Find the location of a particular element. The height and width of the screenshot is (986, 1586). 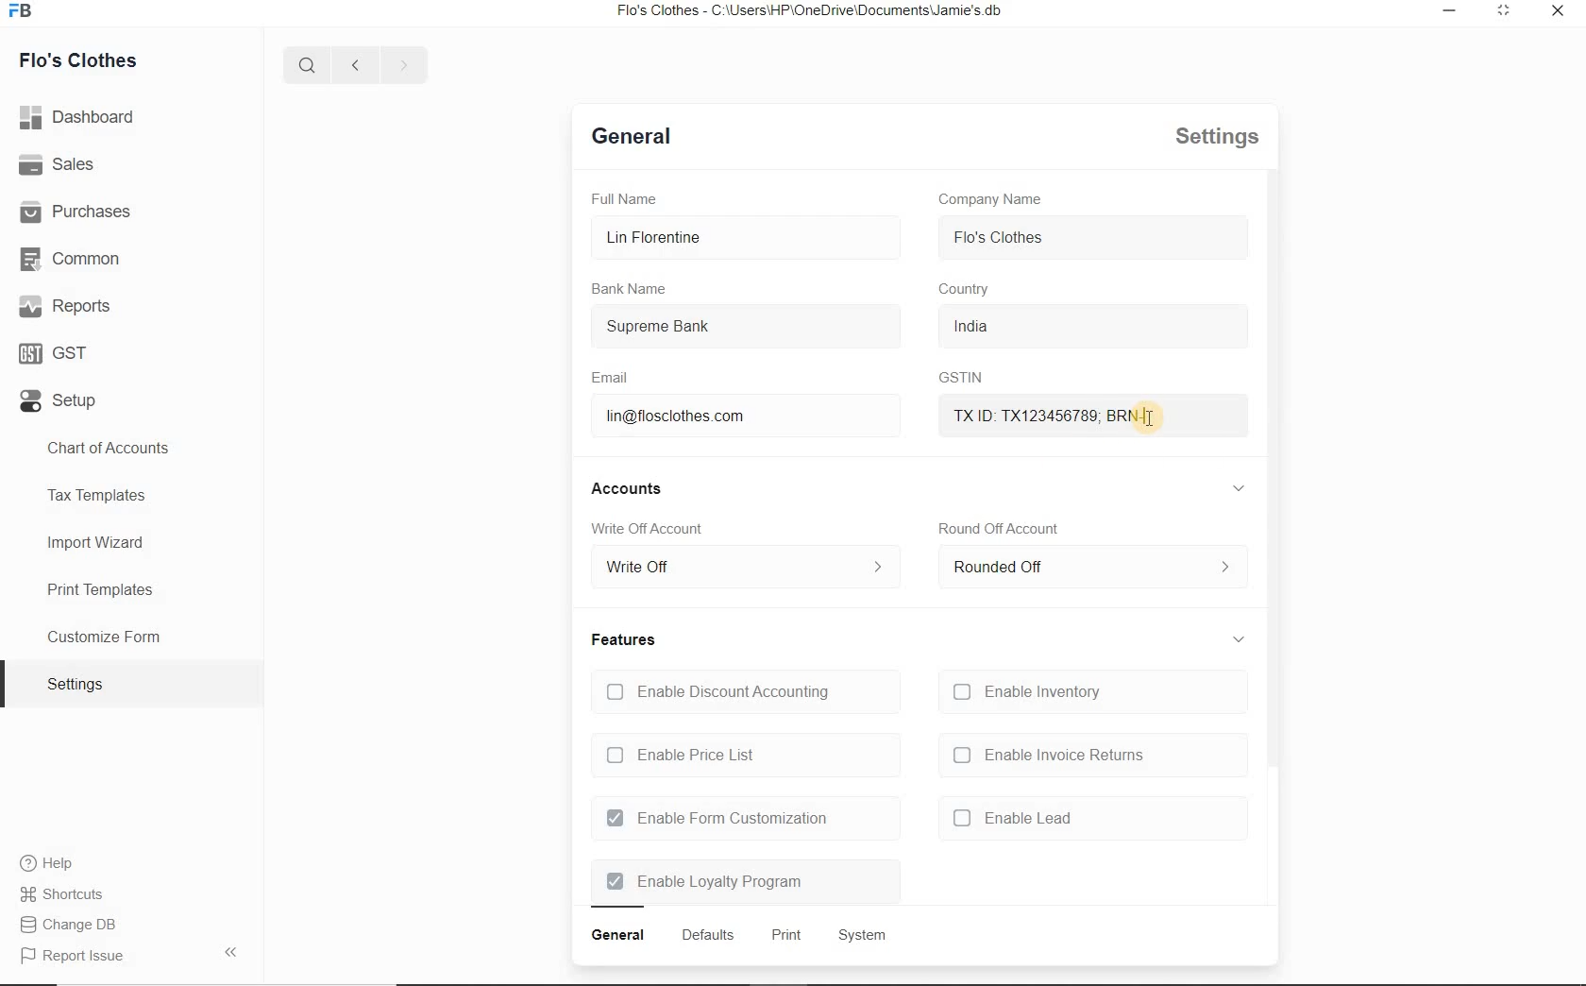

previous is located at coordinates (353, 65).